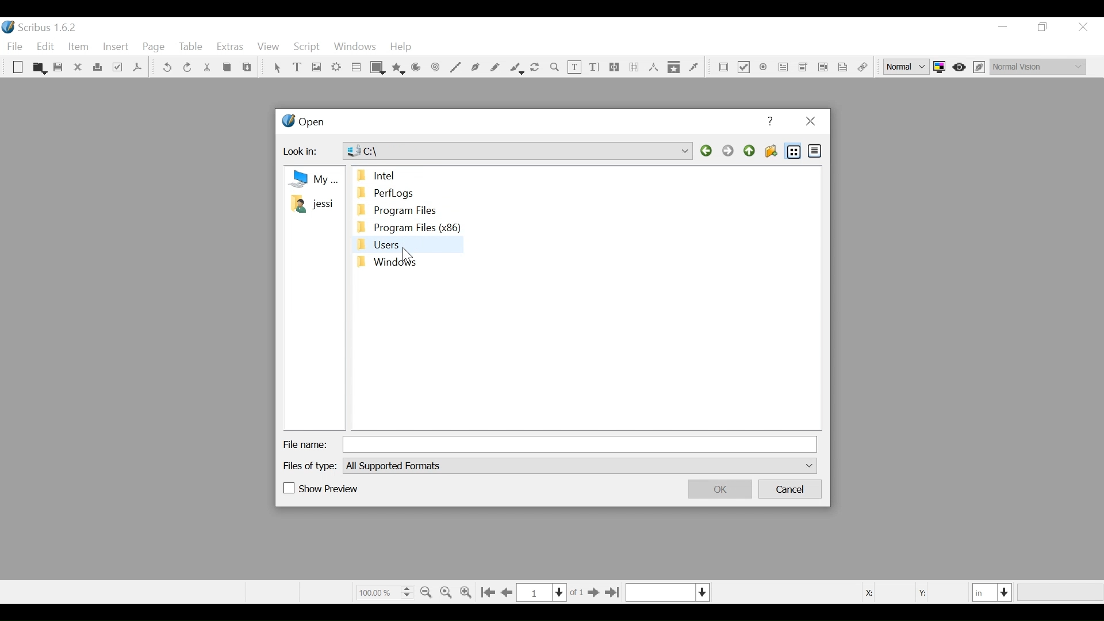 The image size is (1104, 621). What do you see at coordinates (298, 68) in the screenshot?
I see `Text Frame` at bounding box center [298, 68].